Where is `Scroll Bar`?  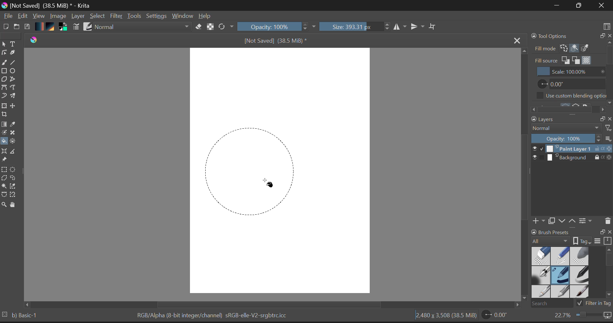 Scroll Bar is located at coordinates (523, 178).